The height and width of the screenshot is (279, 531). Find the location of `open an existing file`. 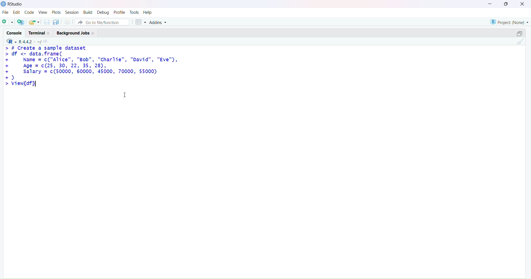

open an existing file is located at coordinates (35, 23).